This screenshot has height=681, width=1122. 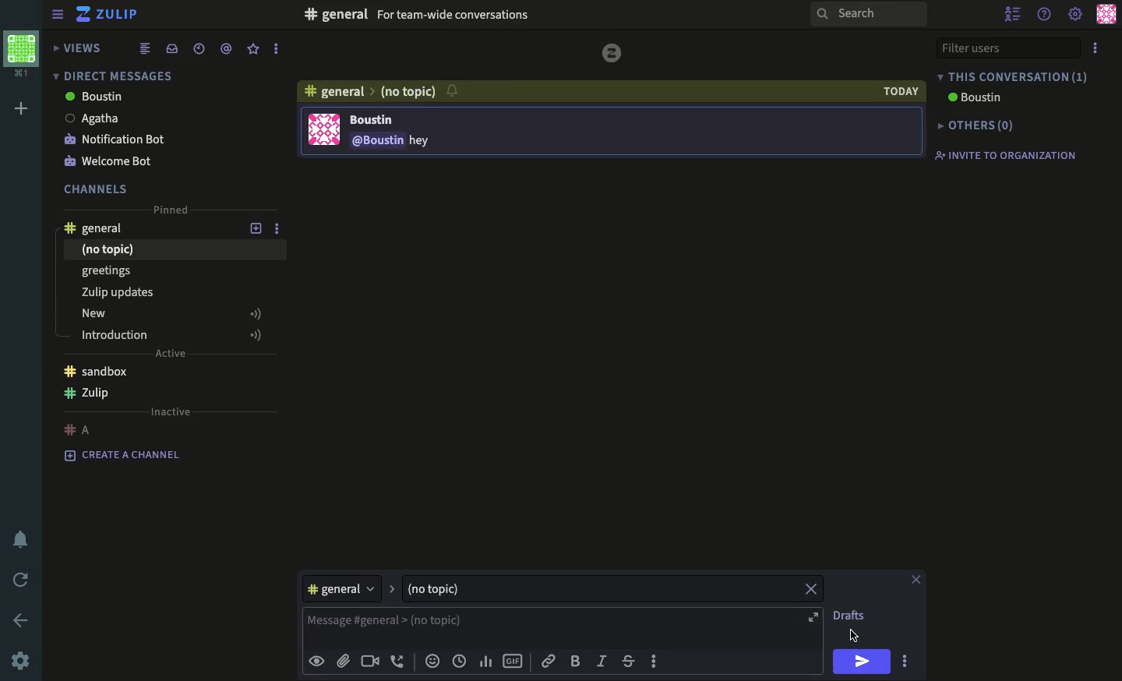 I want to click on direct message, so click(x=111, y=75).